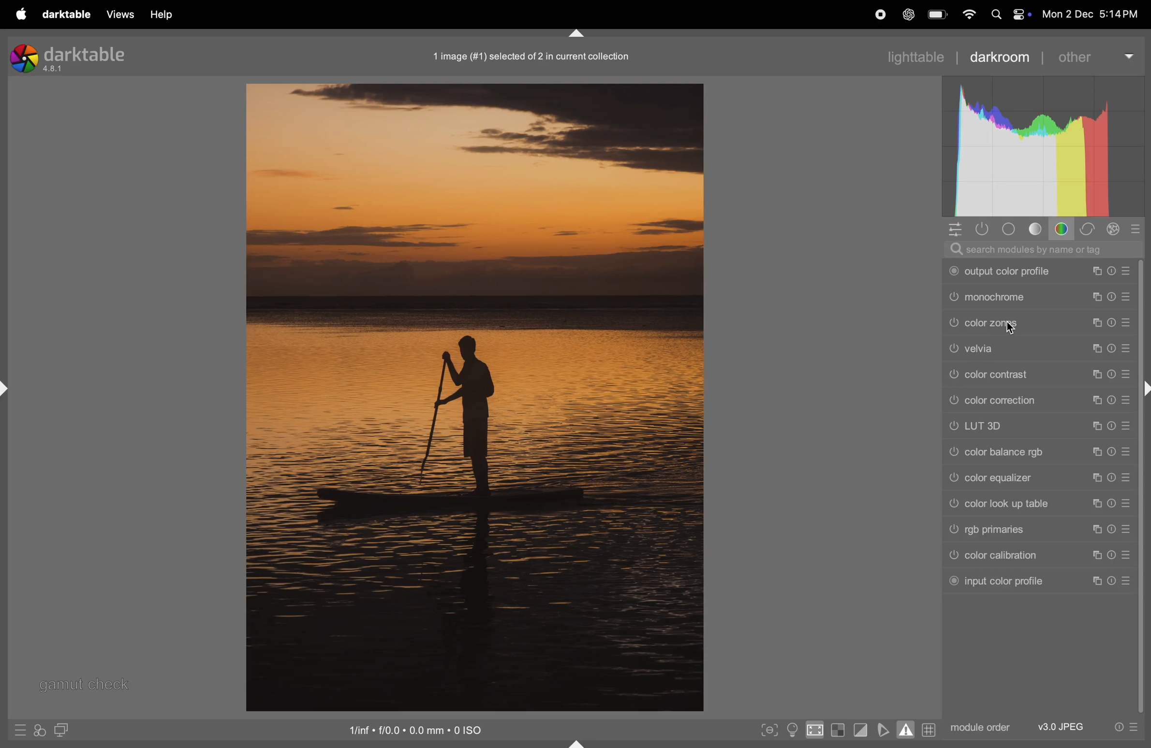  What do you see at coordinates (1045, 248) in the screenshot?
I see `search bar` at bounding box center [1045, 248].